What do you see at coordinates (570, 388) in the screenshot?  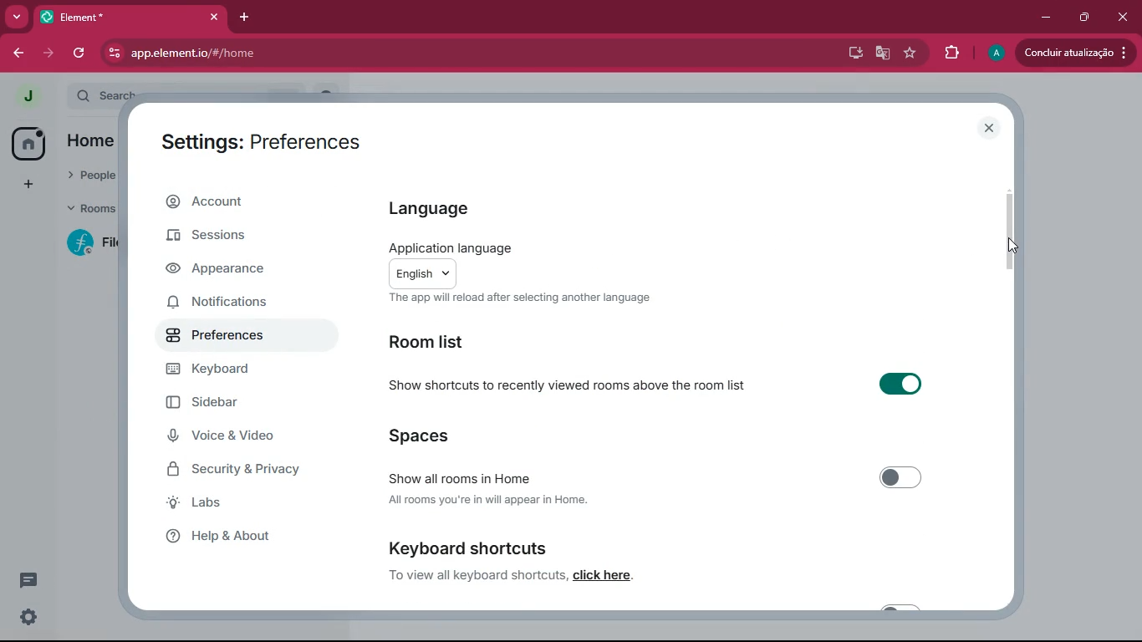 I see `Show shortcuts to recently viewed rooms above the room list` at bounding box center [570, 388].